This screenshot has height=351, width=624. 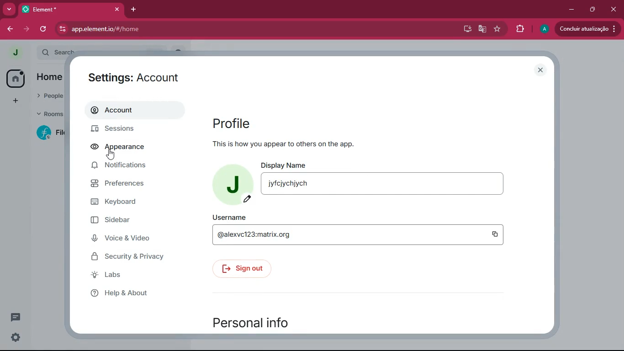 I want to click on home, so click(x=16, y=78).